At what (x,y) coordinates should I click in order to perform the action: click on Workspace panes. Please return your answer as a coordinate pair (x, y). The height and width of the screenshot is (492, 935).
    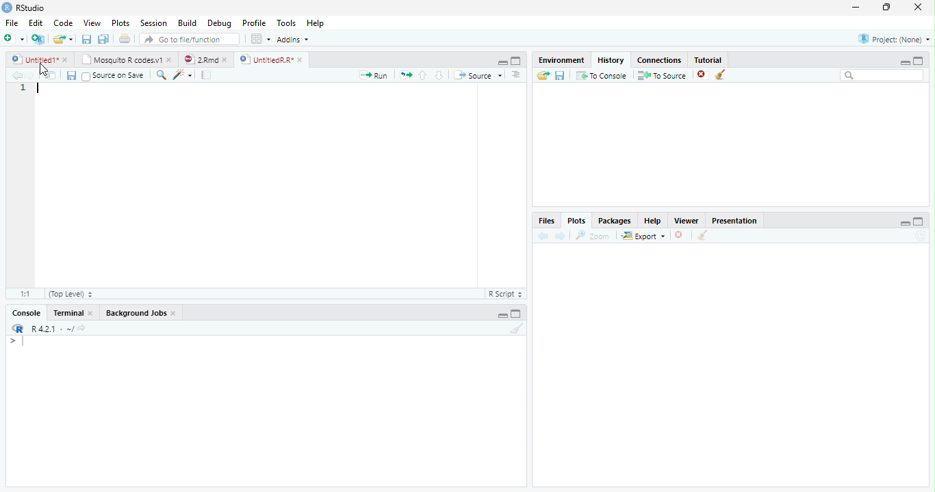
    Looking at the image, I should click on (259, 38).